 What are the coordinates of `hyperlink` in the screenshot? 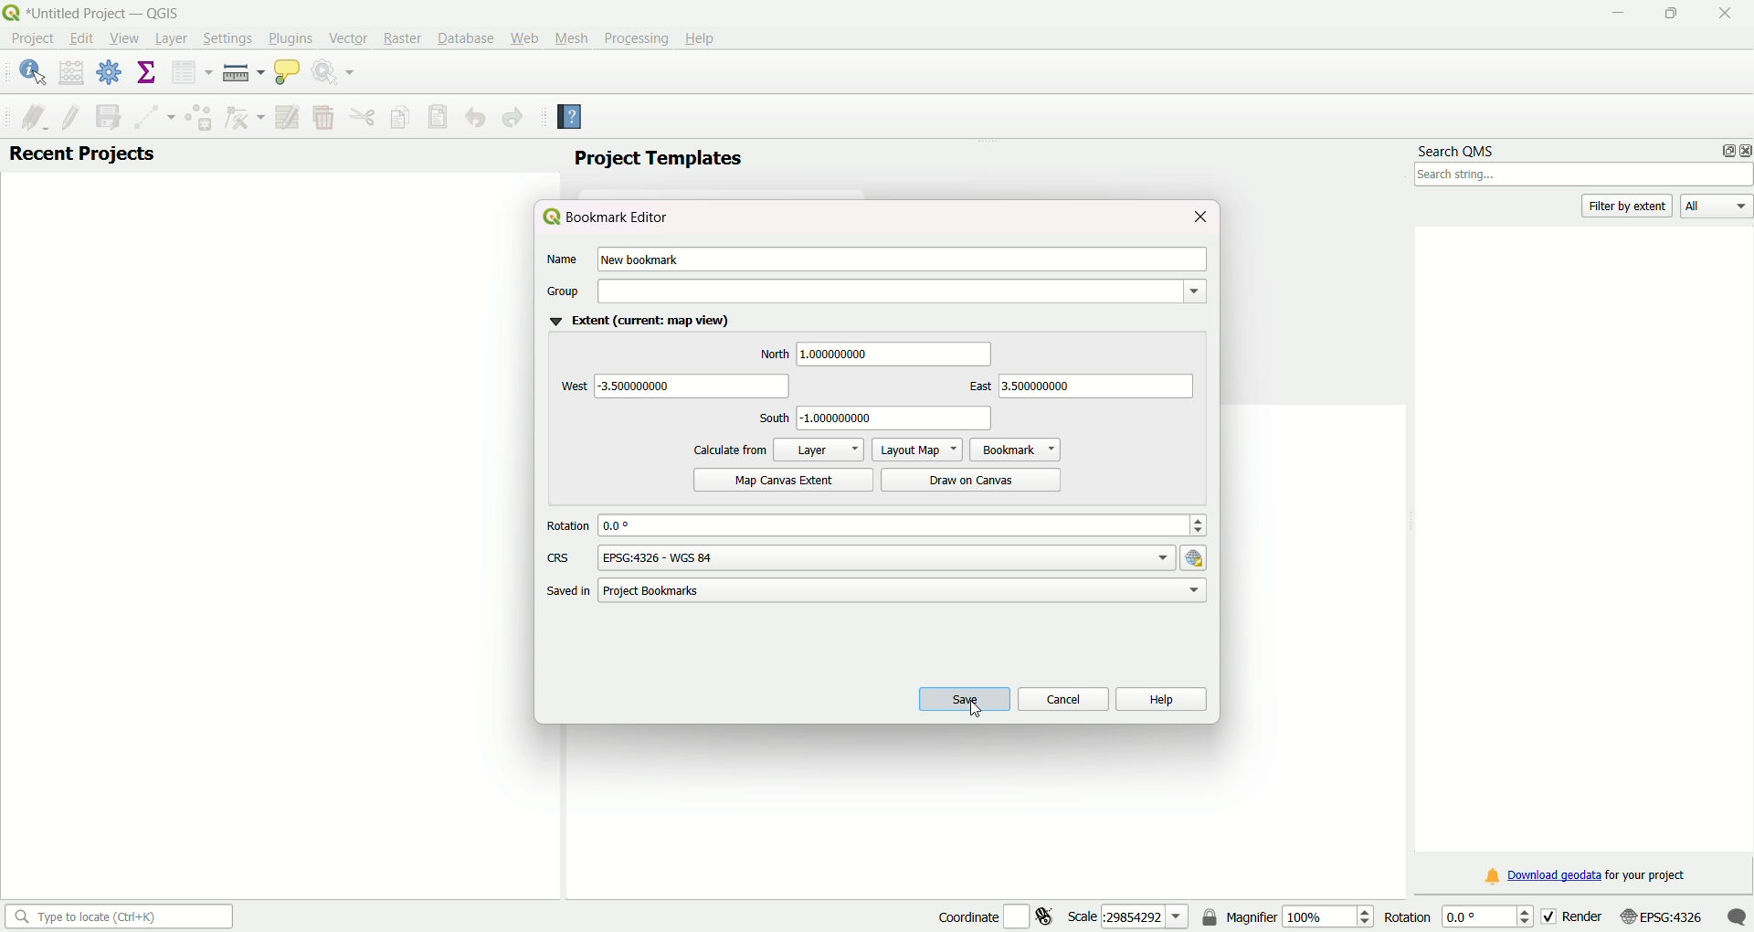 It's located at (1197, 557).